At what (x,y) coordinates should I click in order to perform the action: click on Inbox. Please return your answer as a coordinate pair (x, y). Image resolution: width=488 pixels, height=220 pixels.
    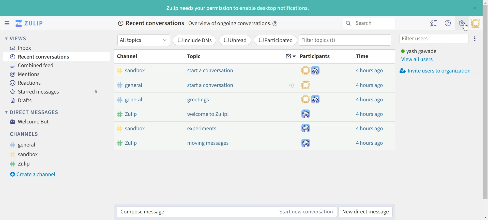
    Looking at the image, I should click on (23, 48).